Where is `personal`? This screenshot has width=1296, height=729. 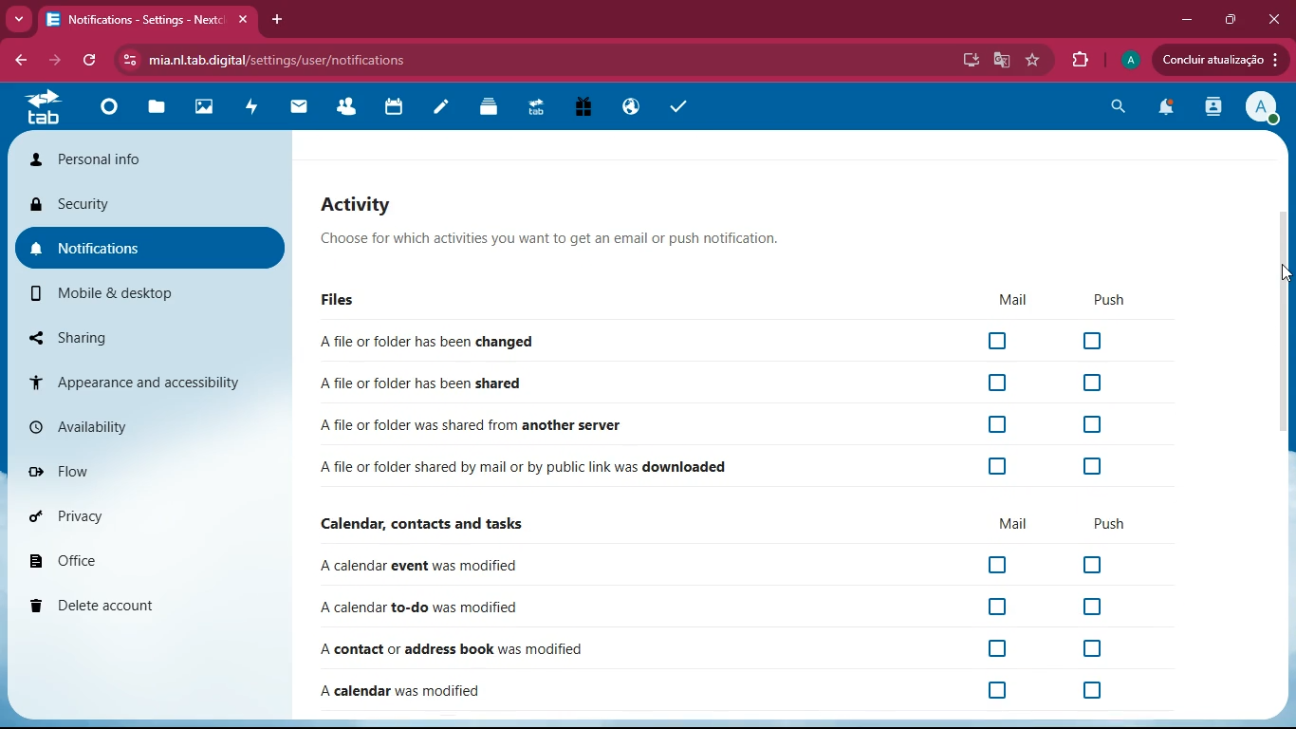 personal is located at coordinates (152, 159).